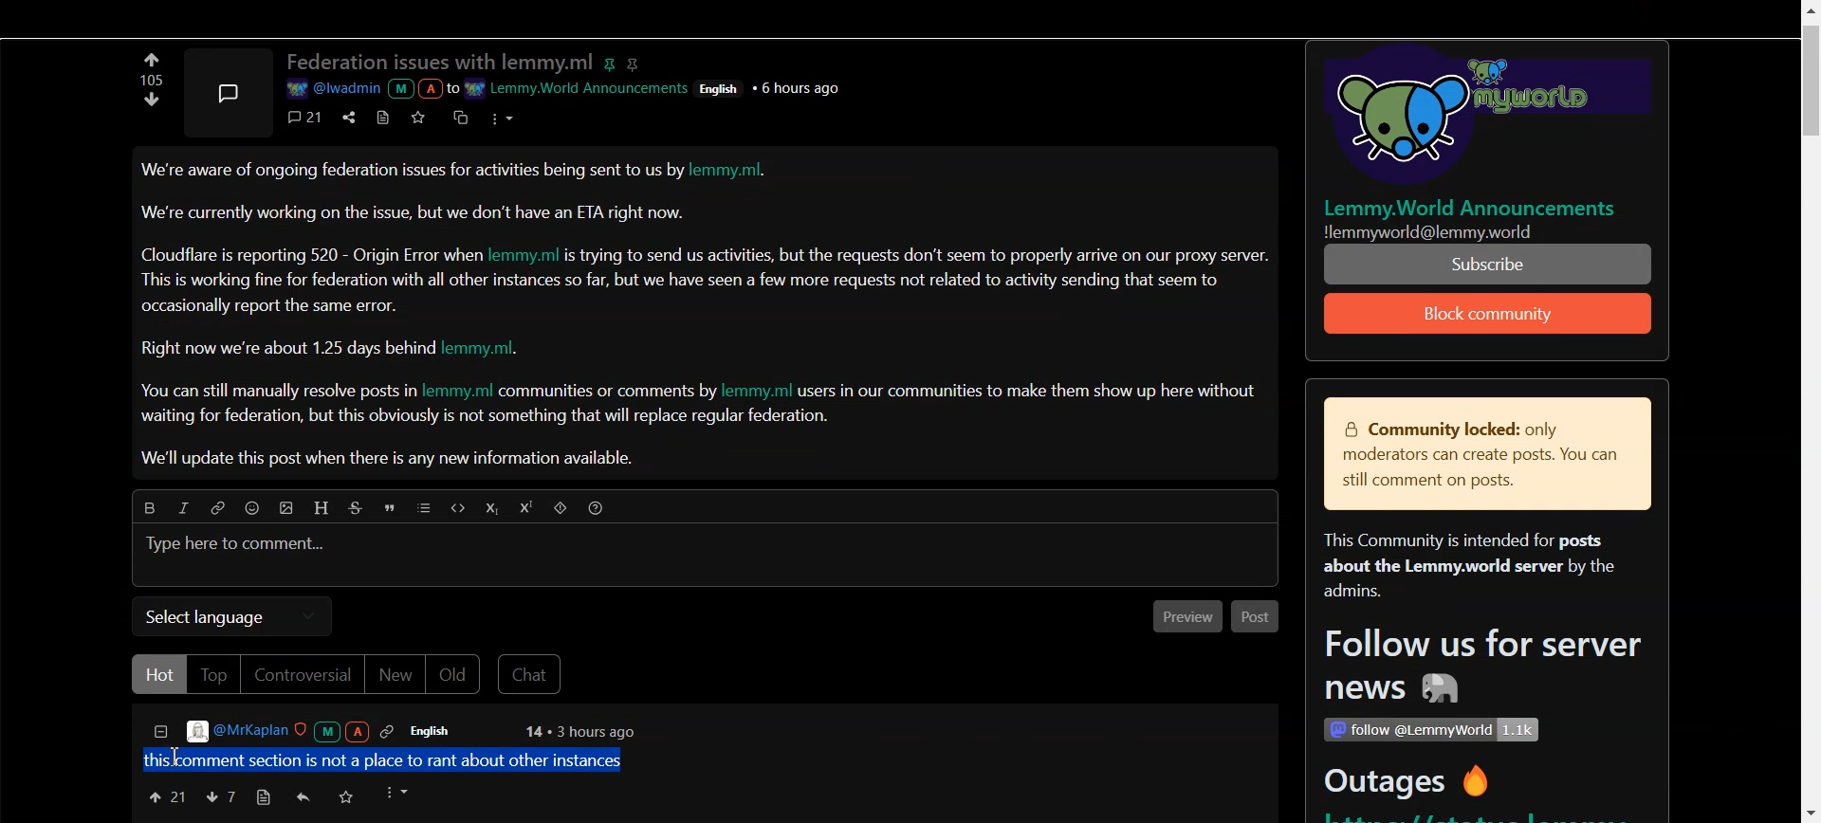  What do you see at coordinates (359, 508) in the screenshot?
I see `Strike through` at bounding box center [359, 508].